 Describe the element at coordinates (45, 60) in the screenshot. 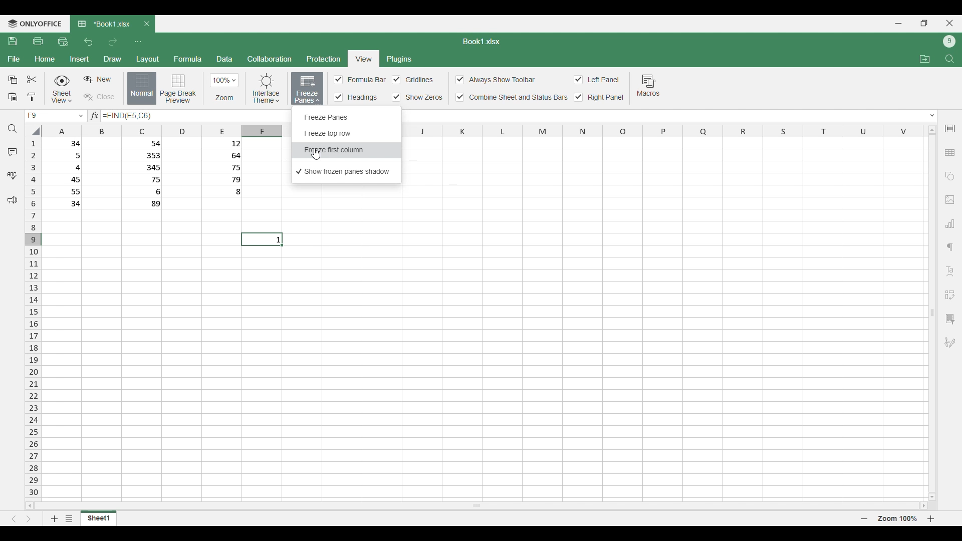

I see `Home menu, current selection` at that location.